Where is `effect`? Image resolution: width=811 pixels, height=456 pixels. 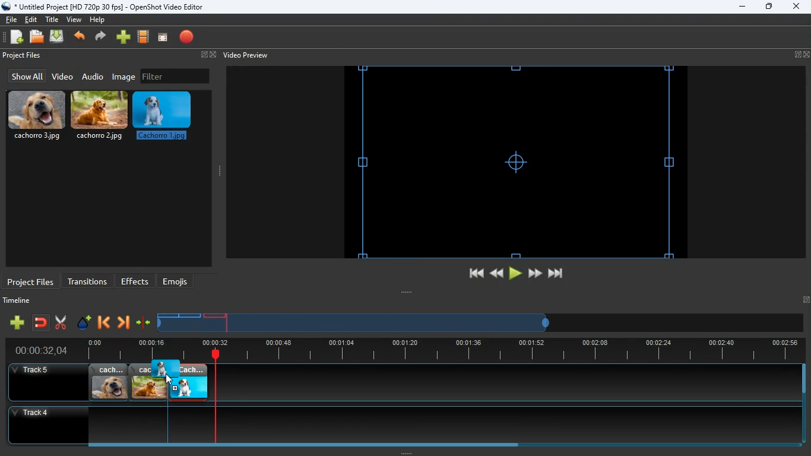
effect is located at coordinates (84, 324).